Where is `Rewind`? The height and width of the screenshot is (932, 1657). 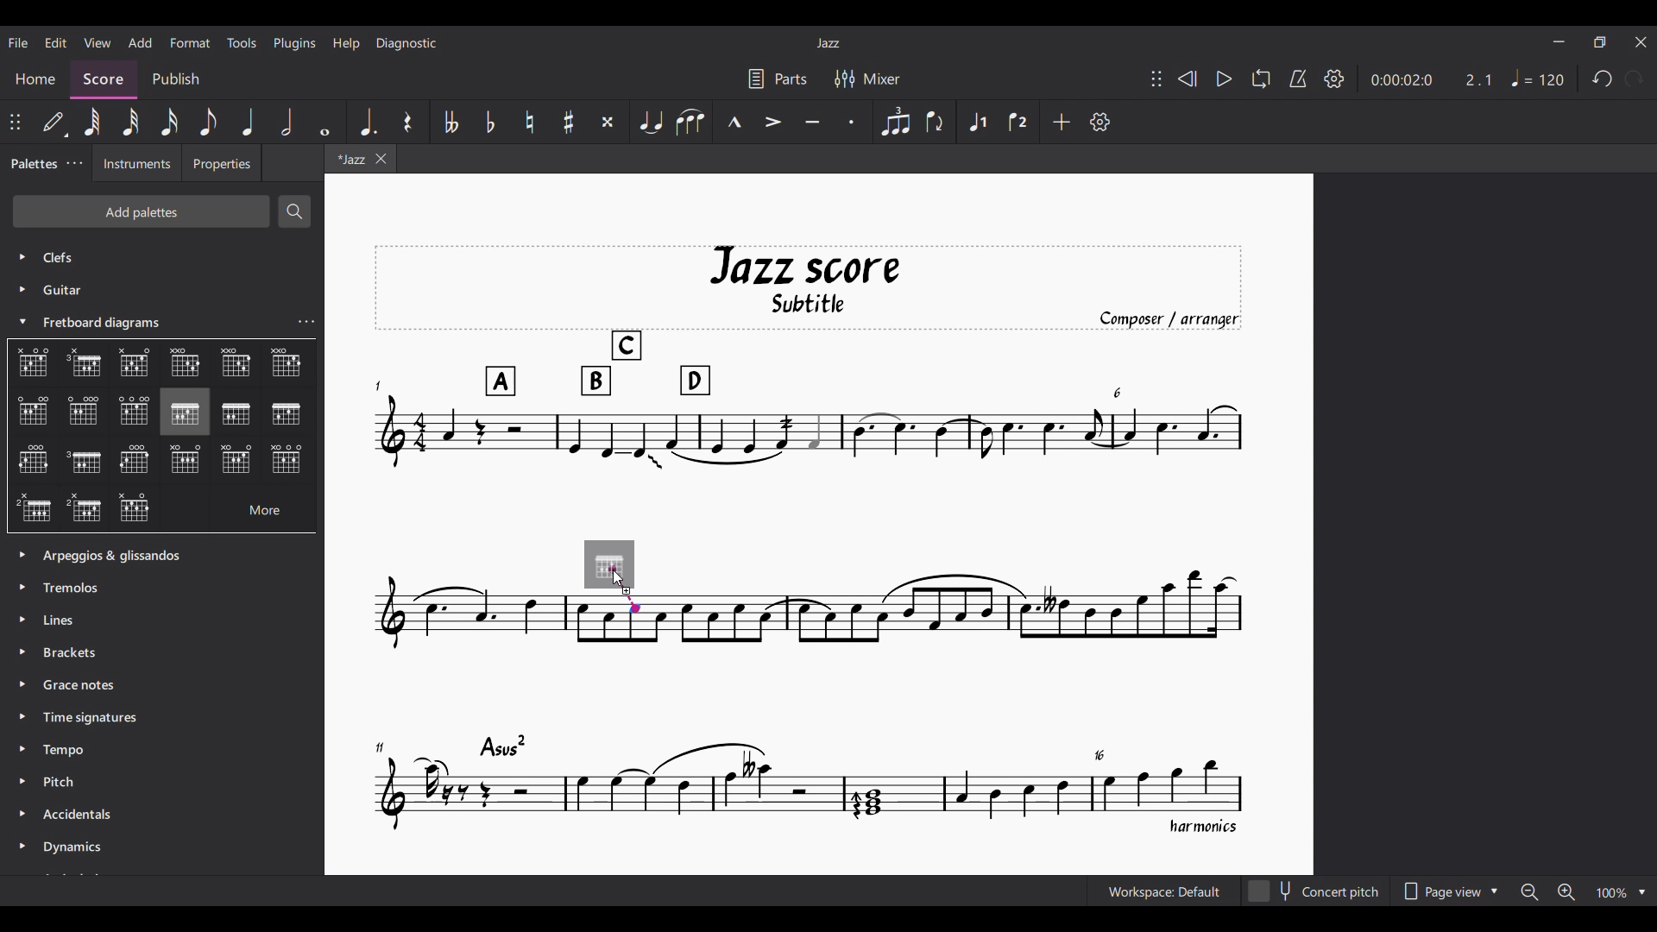 Rewind is located at coordinates (1188, 79).